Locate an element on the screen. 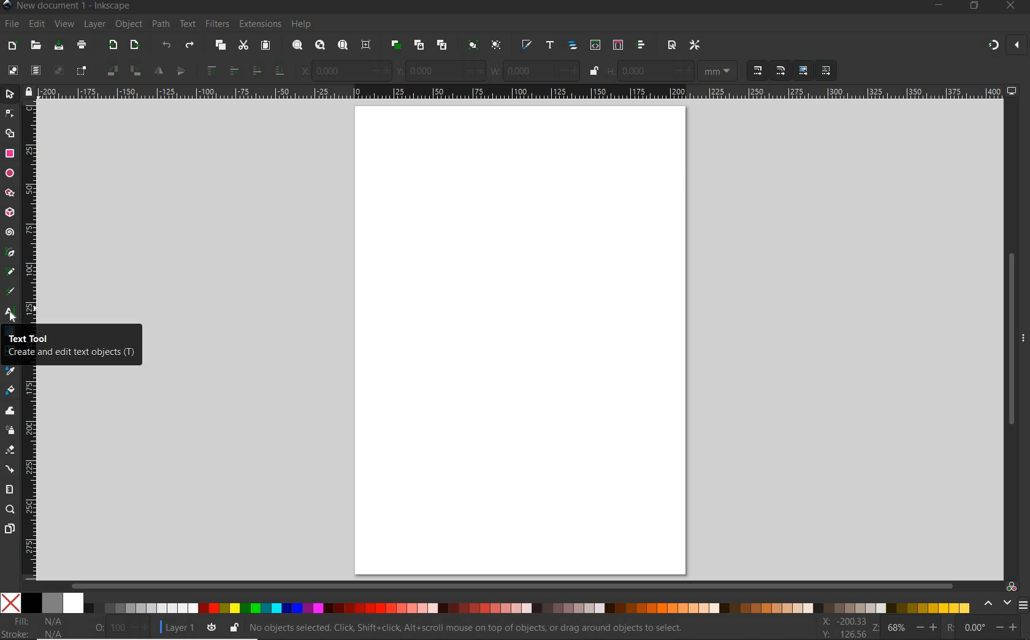 This screenshot has height=640, width=1030. open text is located at coordinates (549, 44).